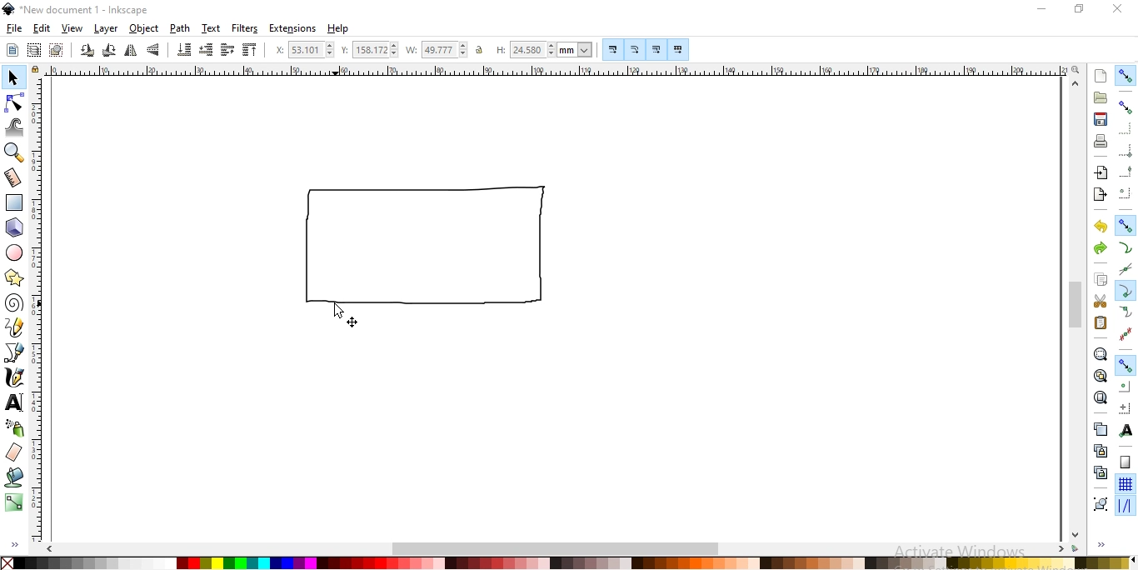 The image size is (1138, 570). Describe the element at coordinates (1126, 170) in the screenshot. I see `snap midpoints of bounding box edges` at that location.